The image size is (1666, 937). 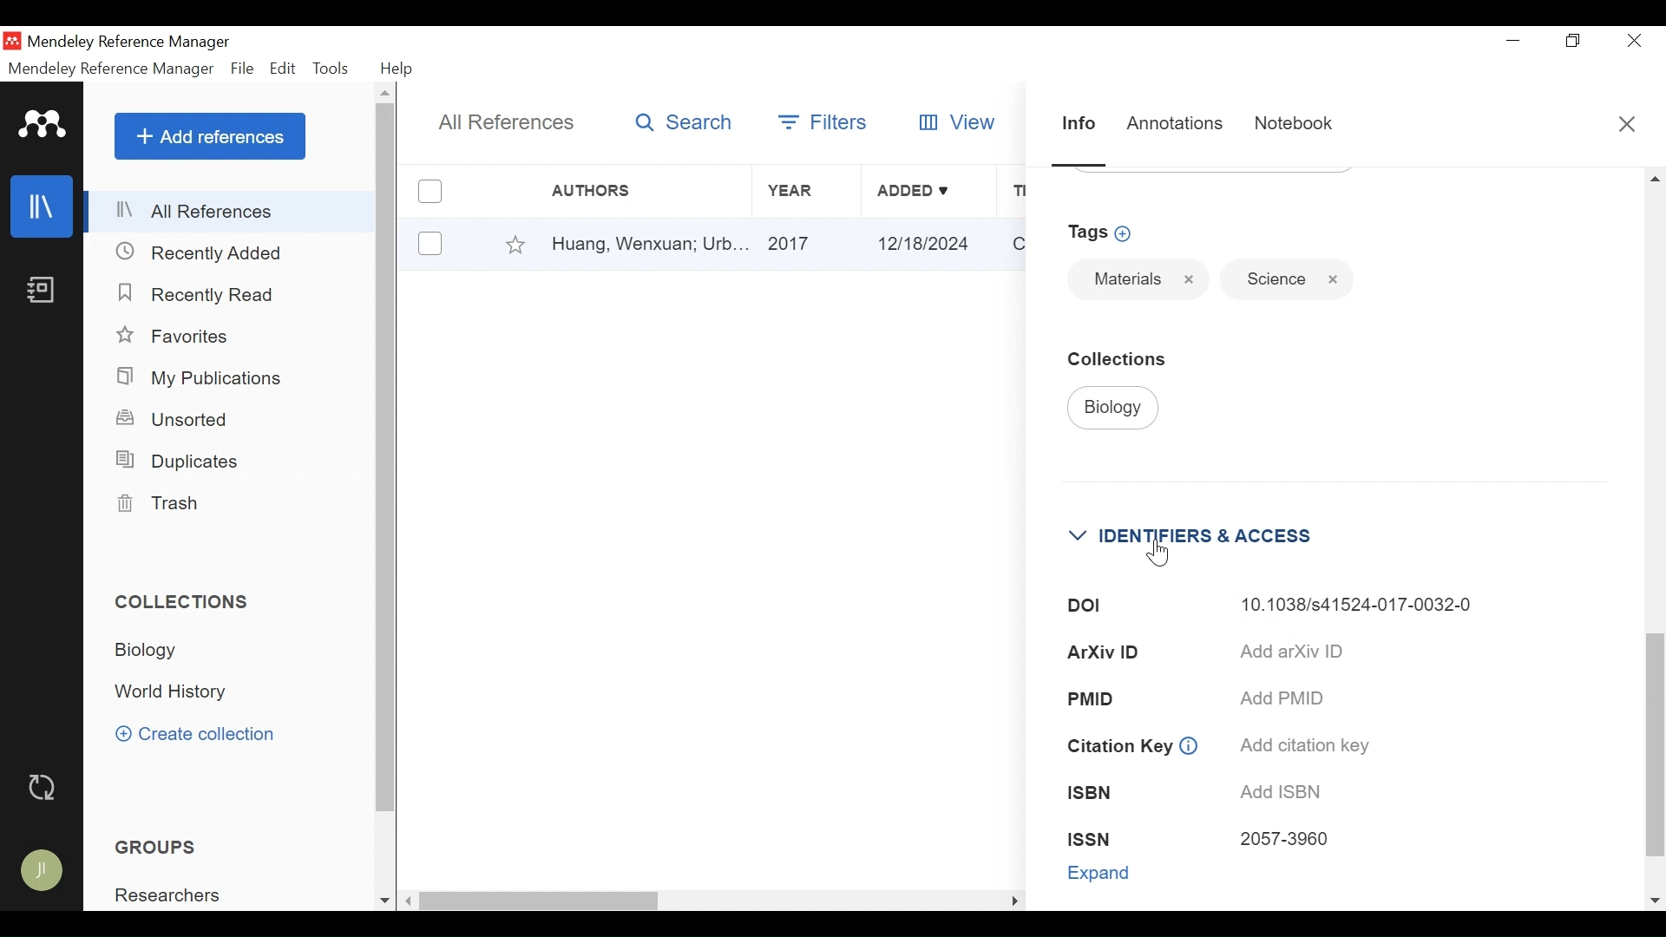 I want to click on 10.1038/s41524-017-0032-0, so click(x=1361, y=605).